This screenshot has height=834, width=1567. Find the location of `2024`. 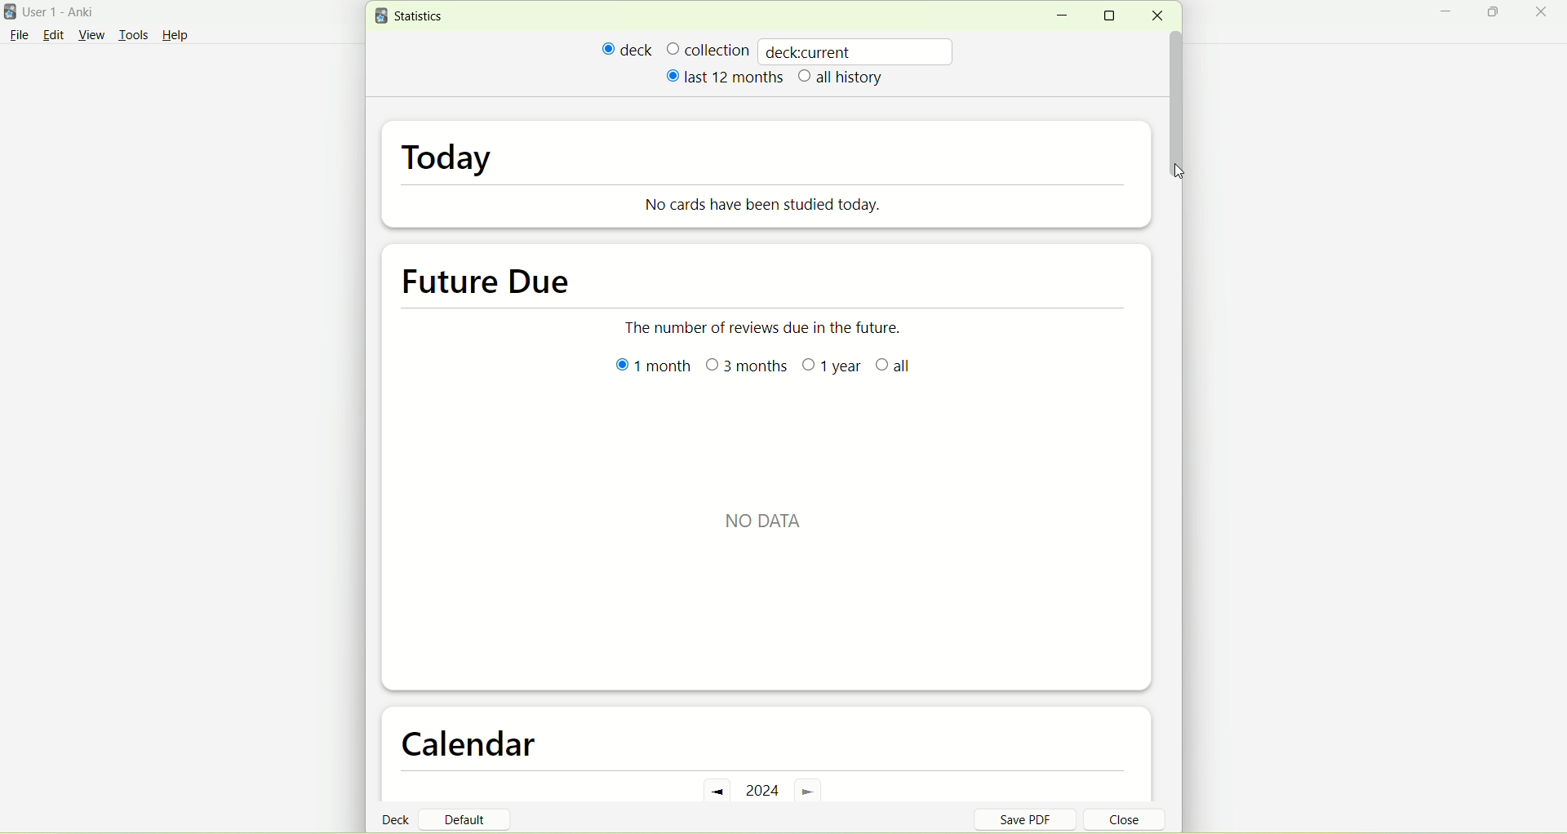

2024 is located at coordinates (765, 789).